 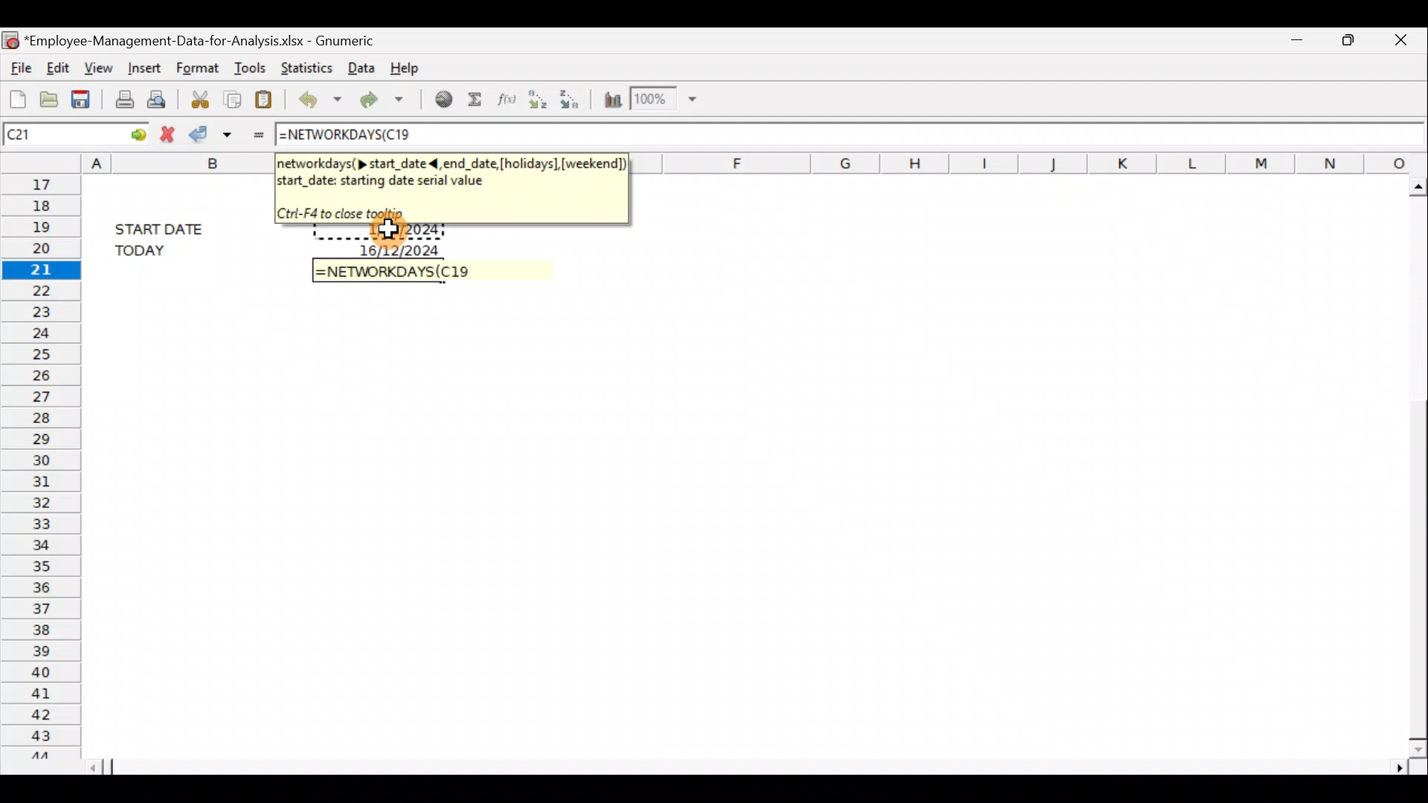 What do you see at coordinates (234, 97) in the screenshot?
I see `Copy the selection` at bounding box center [234, 97].